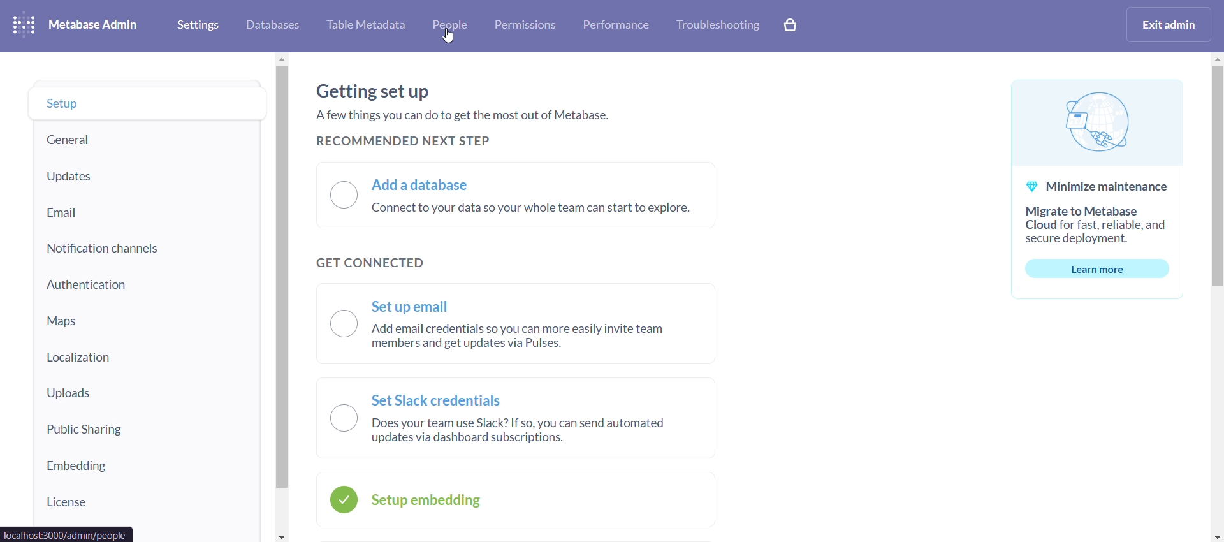  What do you see at coordinates (448, 37) in the screenshot?
I see `cursor` at bounding box center [448, 37].